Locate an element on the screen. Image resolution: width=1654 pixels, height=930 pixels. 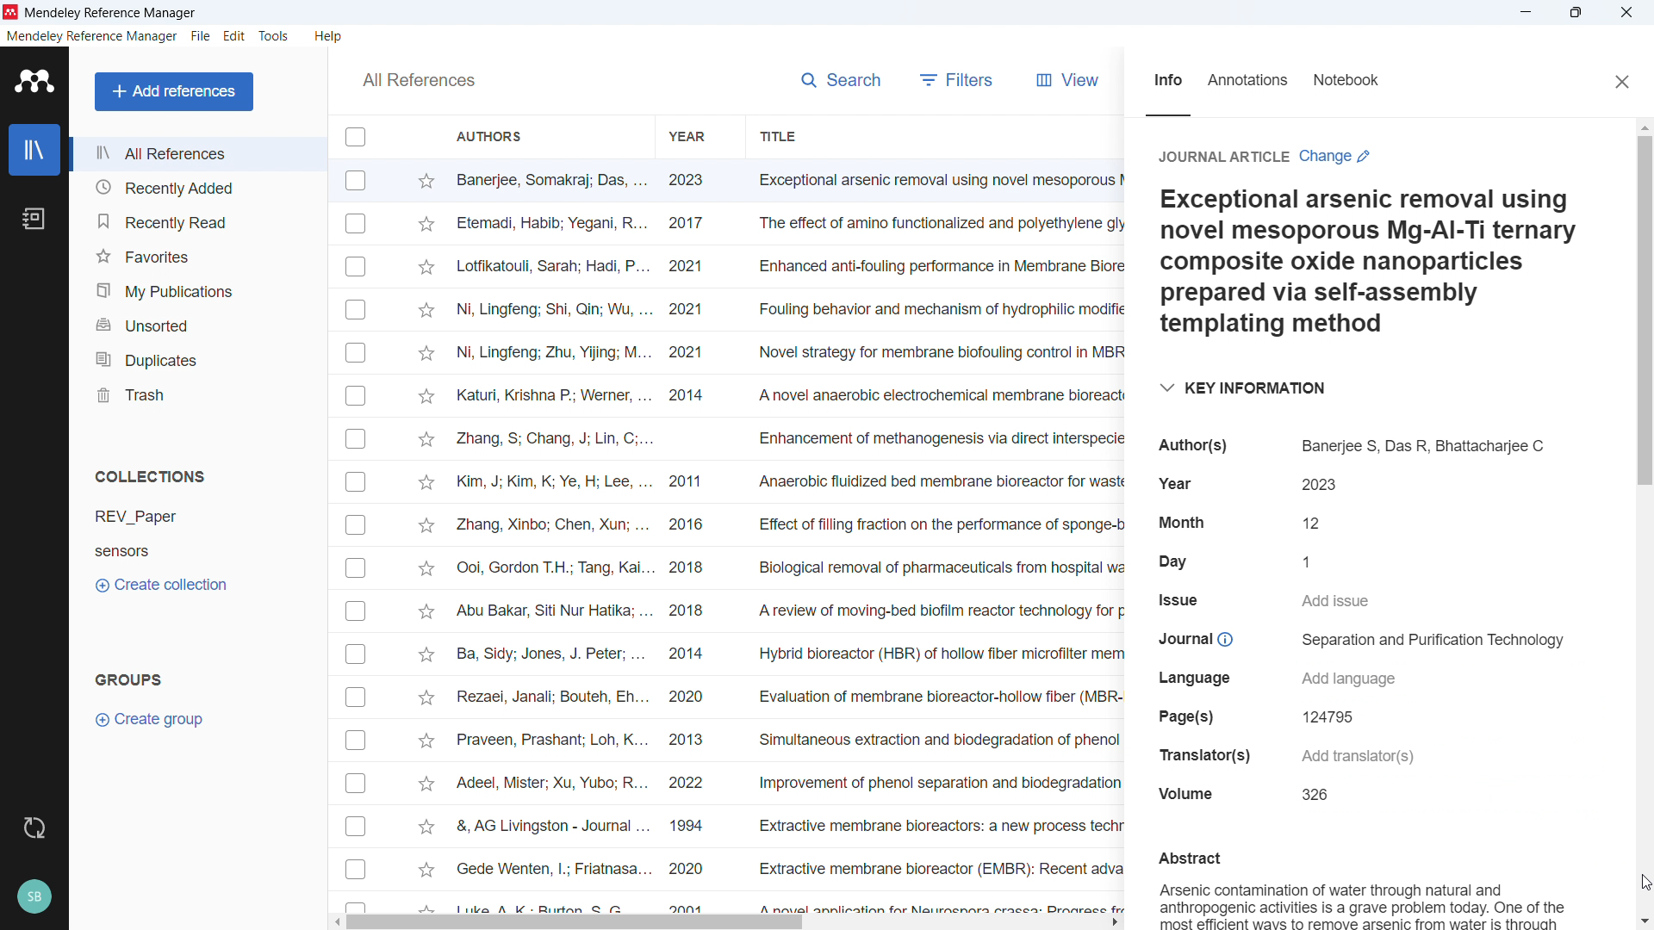
logo is located at coordinates (34, 81).